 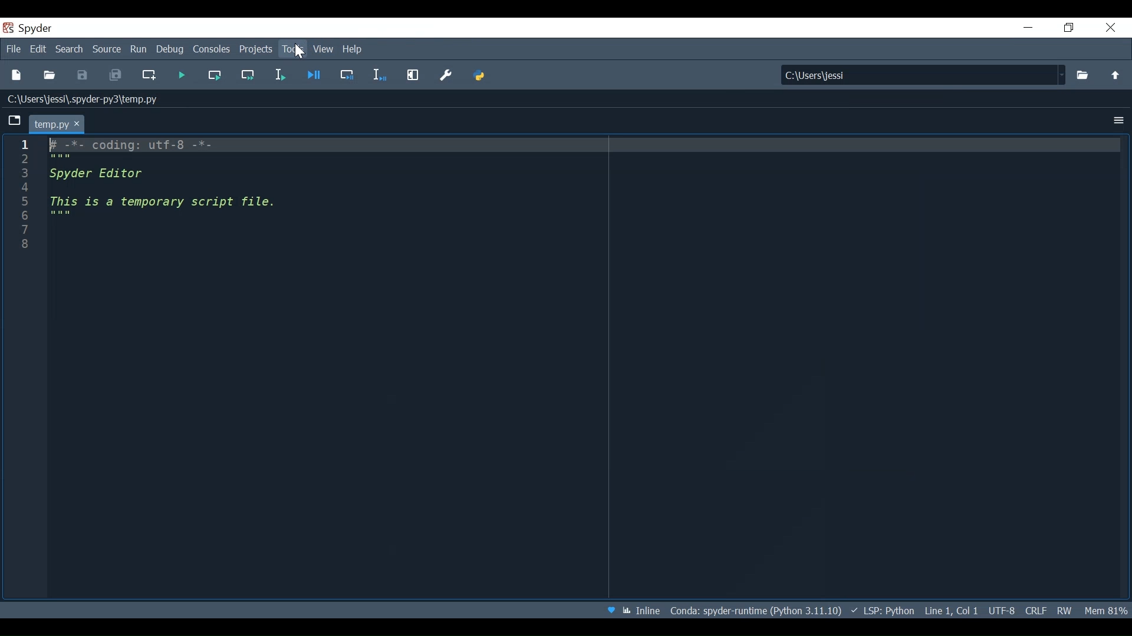 I want to click on Edit, so click(x=40, y=49).